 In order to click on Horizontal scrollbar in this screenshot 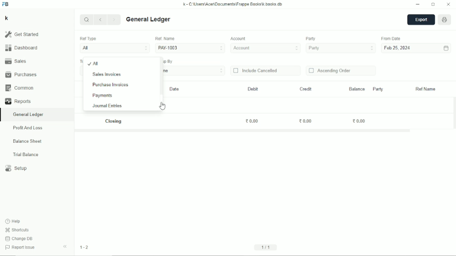, I will do `click(243, 131)`.